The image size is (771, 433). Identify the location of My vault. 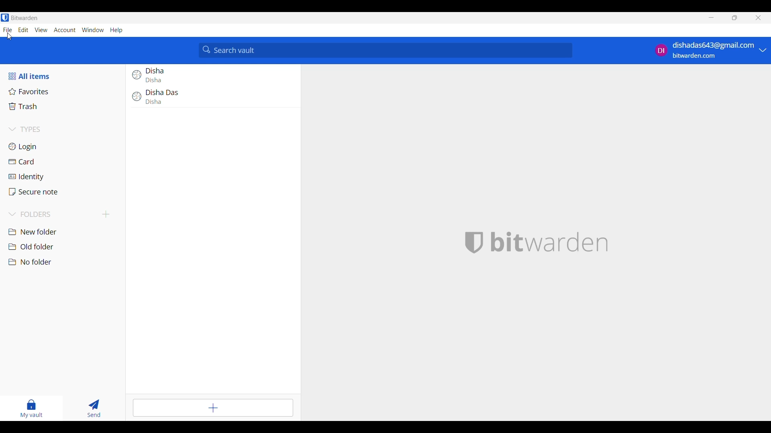
(31, 409).